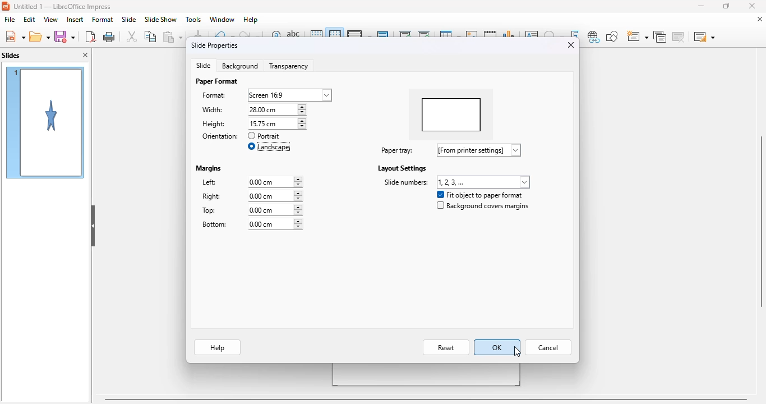  I want to click on horizontal scroll bar, so click(427, 398).